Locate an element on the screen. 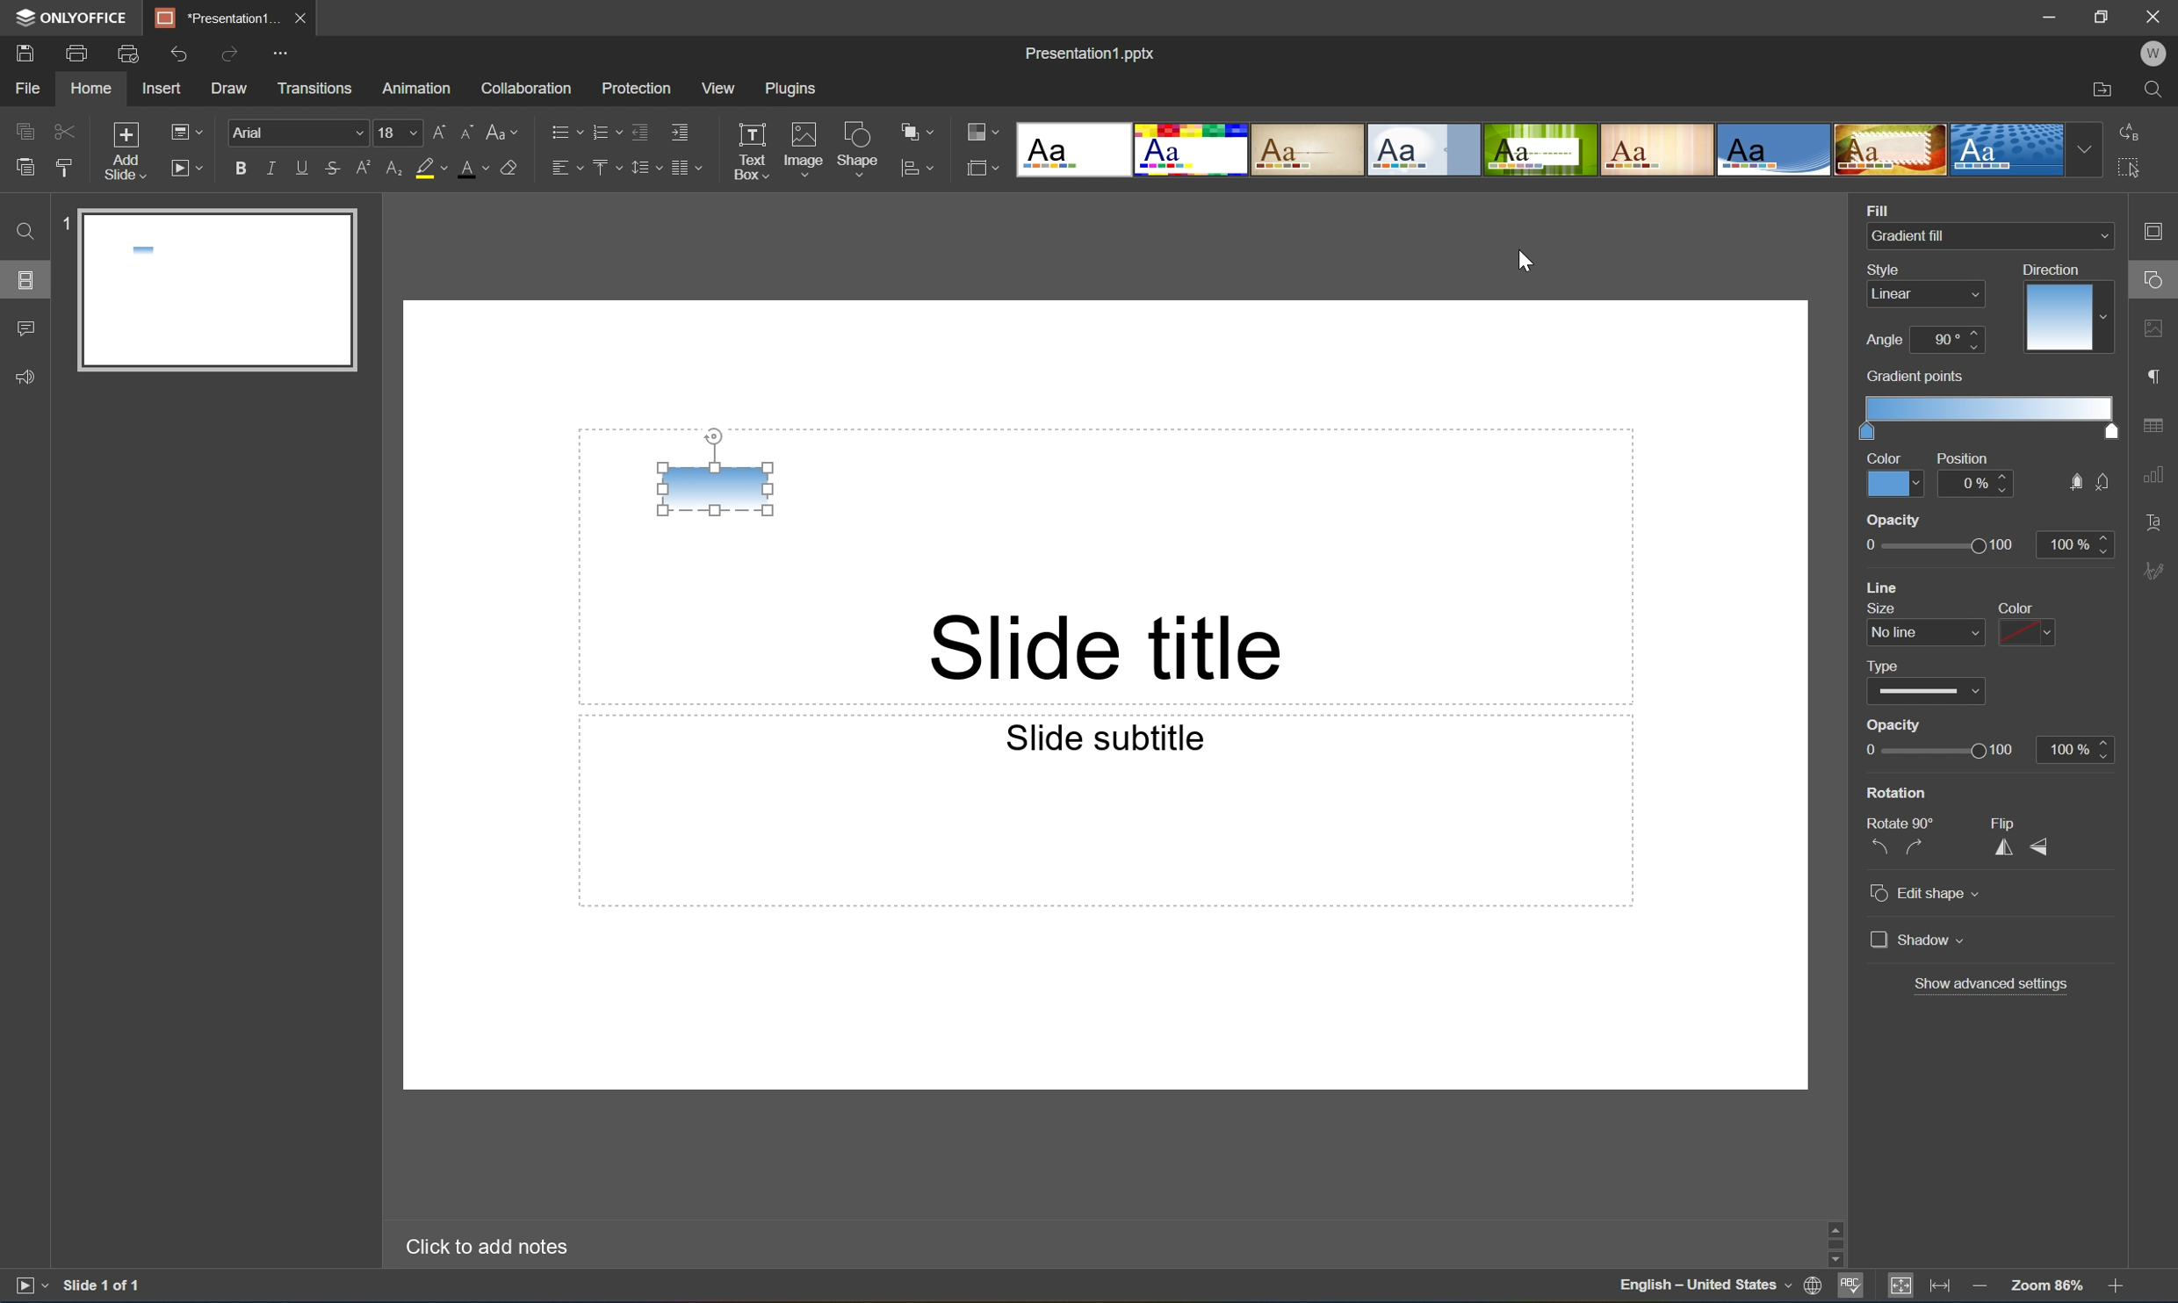 Image resolution: width=2178 pixels, height=1303 pixels. Slide settings is located at coordinates (2159, 231).